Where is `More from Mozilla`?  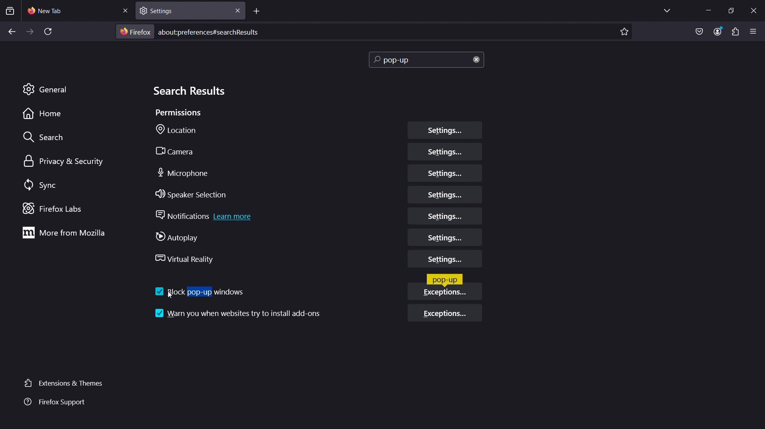
More from Mozilla is located at coordinates (62, 234).